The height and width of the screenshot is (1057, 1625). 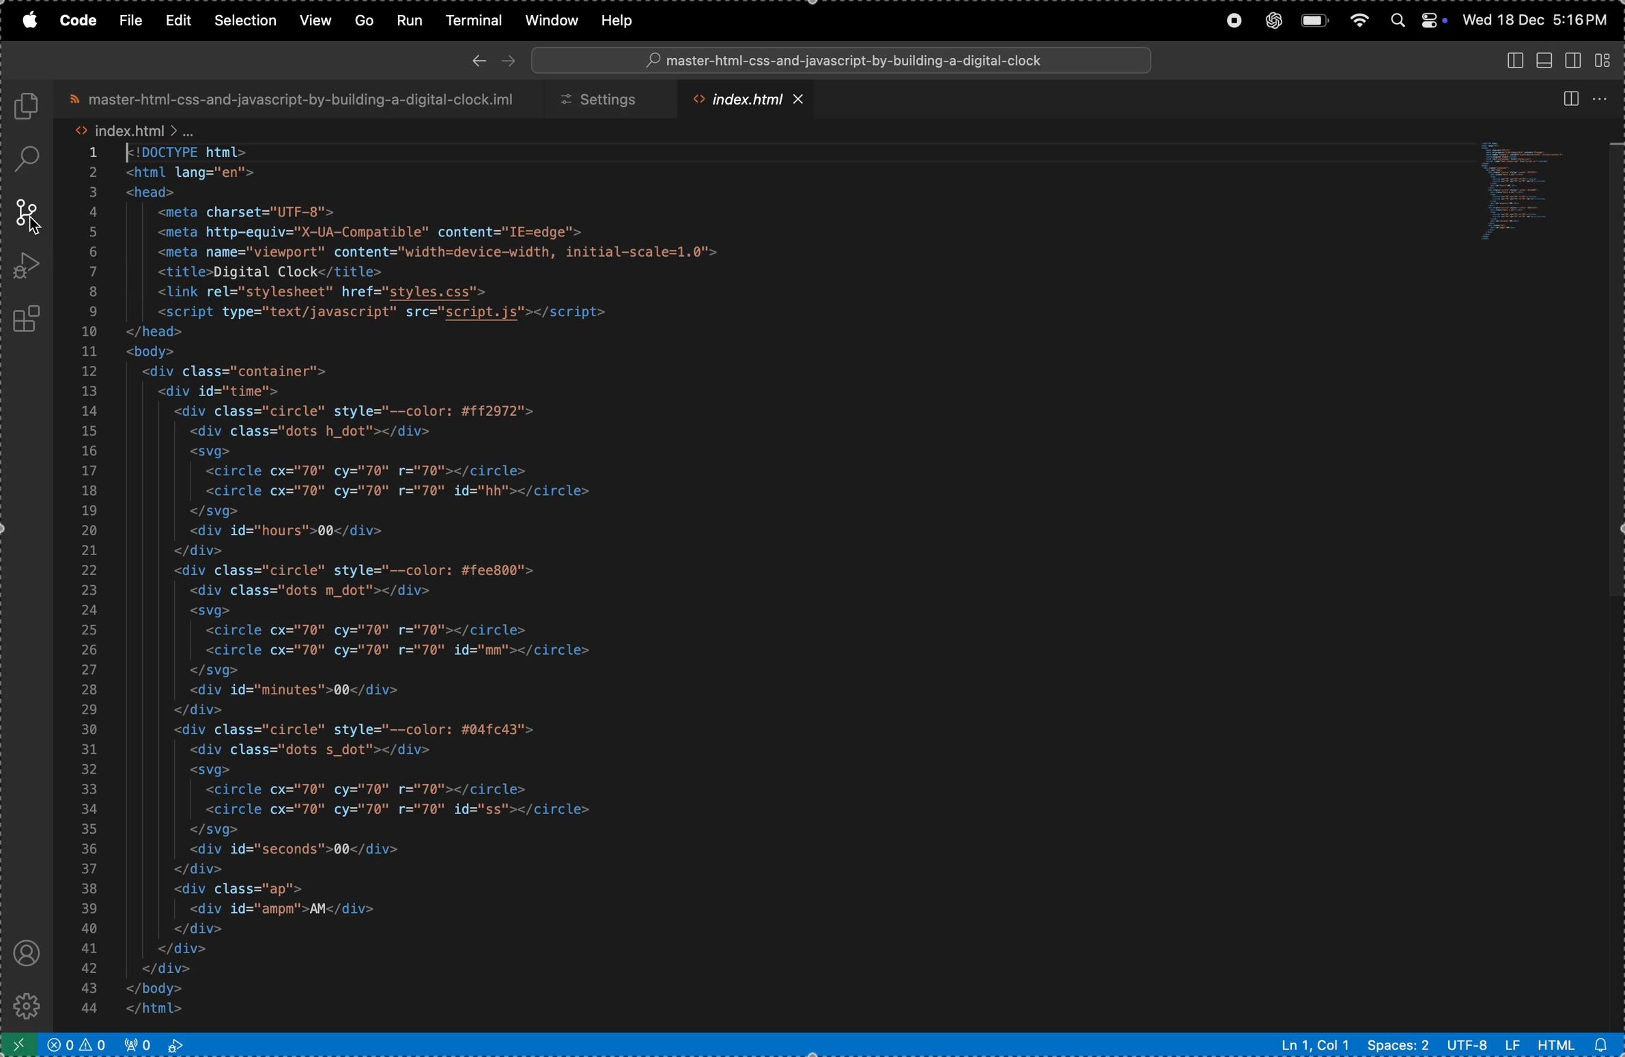 What do you see at coordinates (311, 431) in the screenshot?
I see `<div class="dots h_dot"></div>` at bounding box center [311, 431].